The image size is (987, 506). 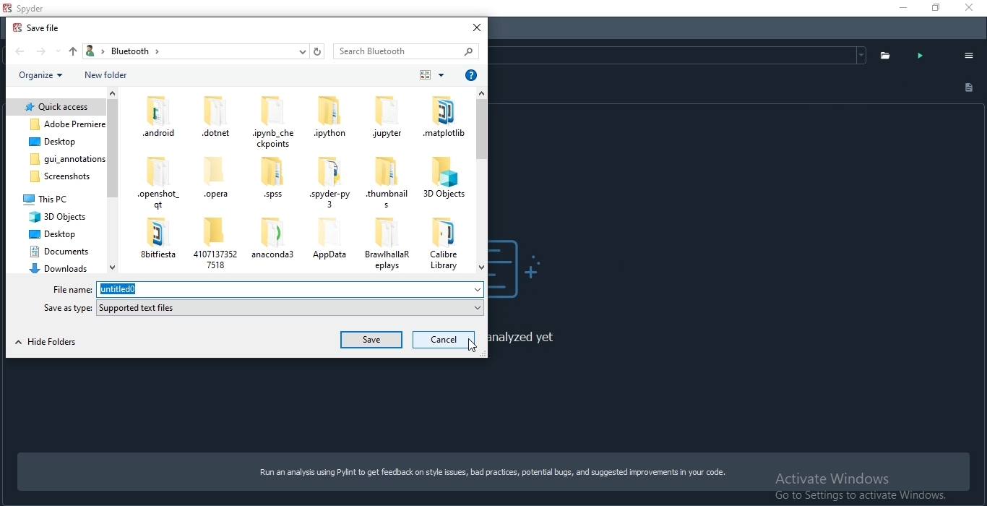 What do you see at coordinates (432, 74) in the screenshot?
I see `order` at bounding box center [432, 74].